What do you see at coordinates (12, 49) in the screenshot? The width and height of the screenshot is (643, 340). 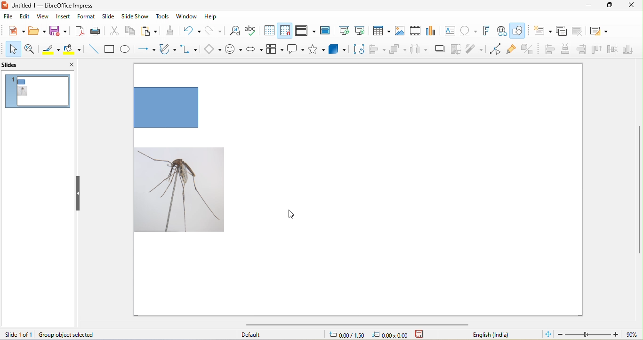 I see `select` at bounding box center [12, 49].